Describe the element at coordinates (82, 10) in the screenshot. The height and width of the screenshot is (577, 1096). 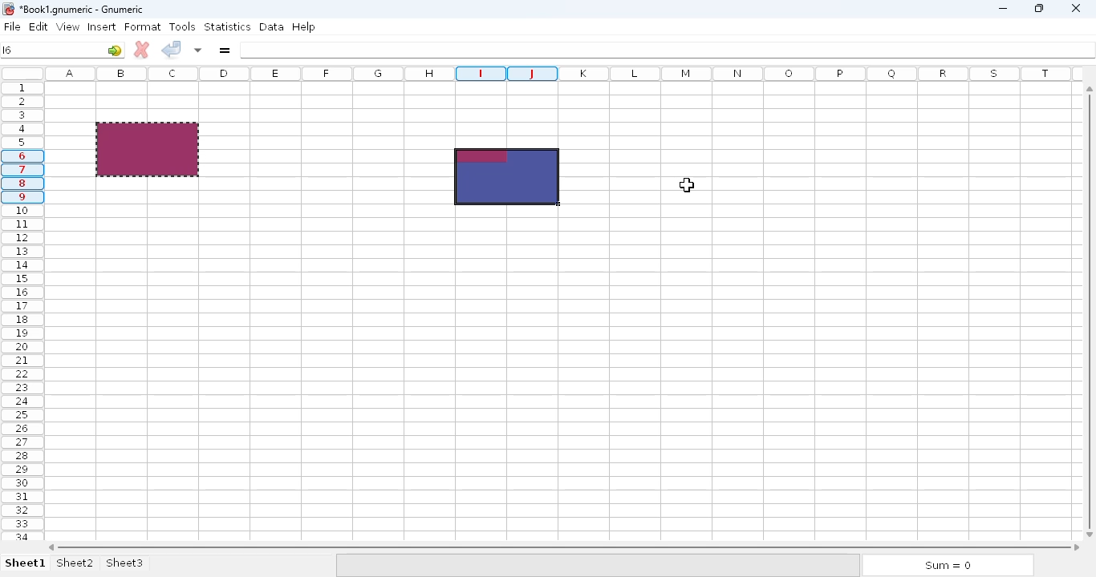
I see `Book1 numeric - Gnumeric` at that location.